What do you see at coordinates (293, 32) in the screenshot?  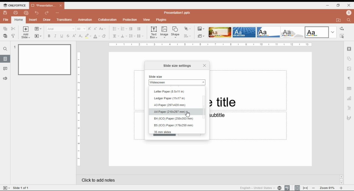 I see `slide them option` at bounding box center [293, 32].